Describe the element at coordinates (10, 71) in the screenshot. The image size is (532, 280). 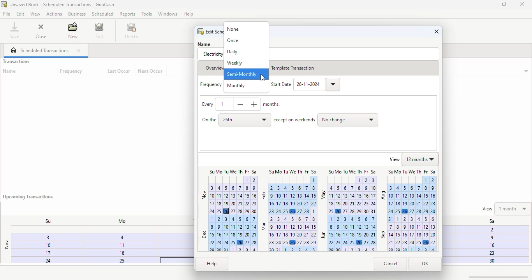
I see `name` at that location.